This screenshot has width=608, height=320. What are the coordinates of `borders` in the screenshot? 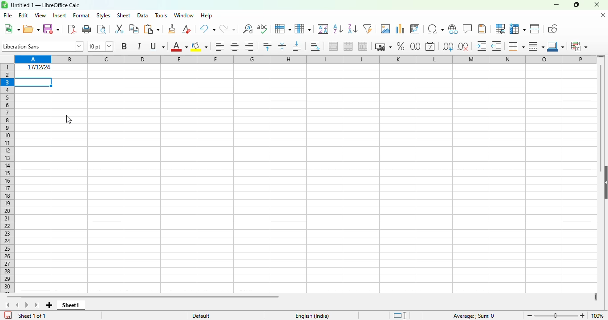 It's located at (516, 46).